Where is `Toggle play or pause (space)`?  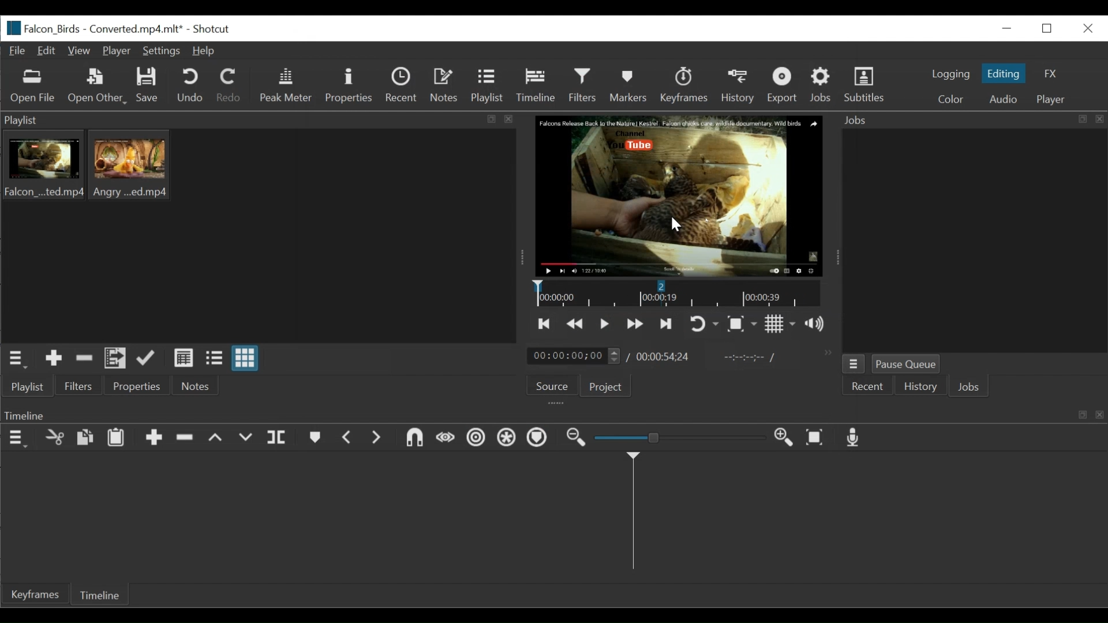 Toggle play or pause (space) is located at coordinates (605, 324).